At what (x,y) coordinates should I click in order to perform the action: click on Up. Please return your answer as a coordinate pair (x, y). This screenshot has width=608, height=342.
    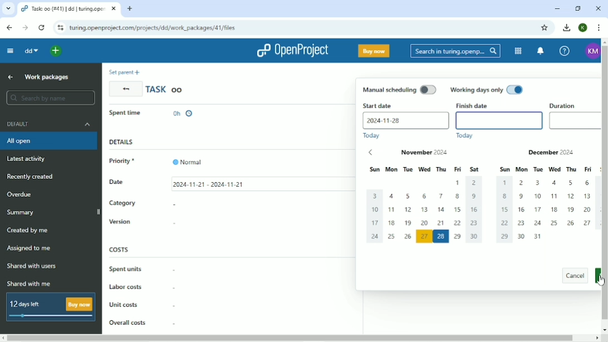
    Looking at the image, I should click on (11, 77).